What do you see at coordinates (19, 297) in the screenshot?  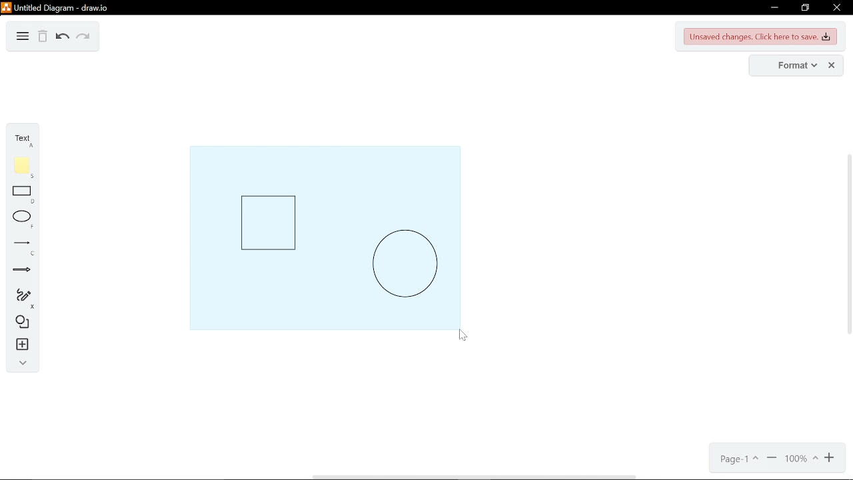 I see `freehand` at bounding box center [19, 297].